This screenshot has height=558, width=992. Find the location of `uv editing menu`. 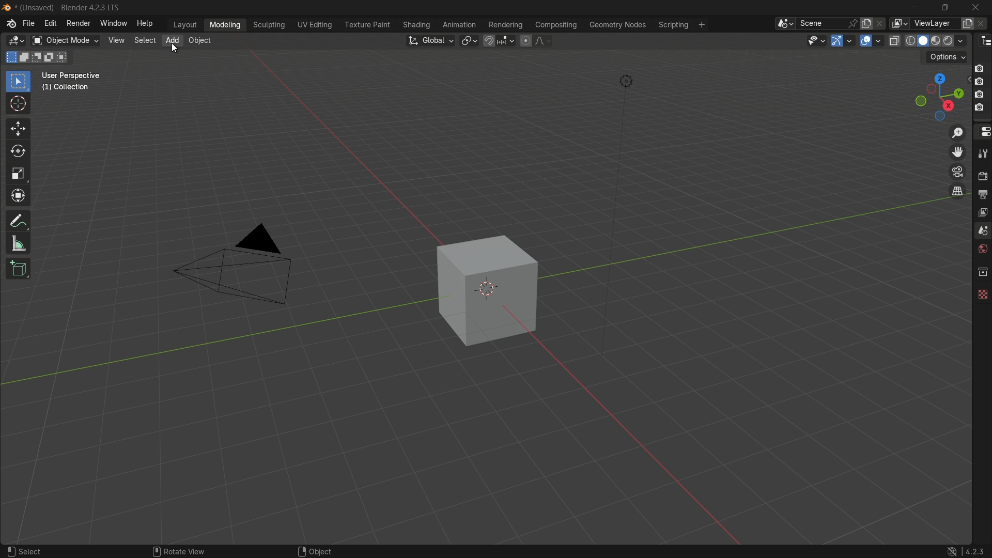

uv editing menu is located at coordinates (315, 25).